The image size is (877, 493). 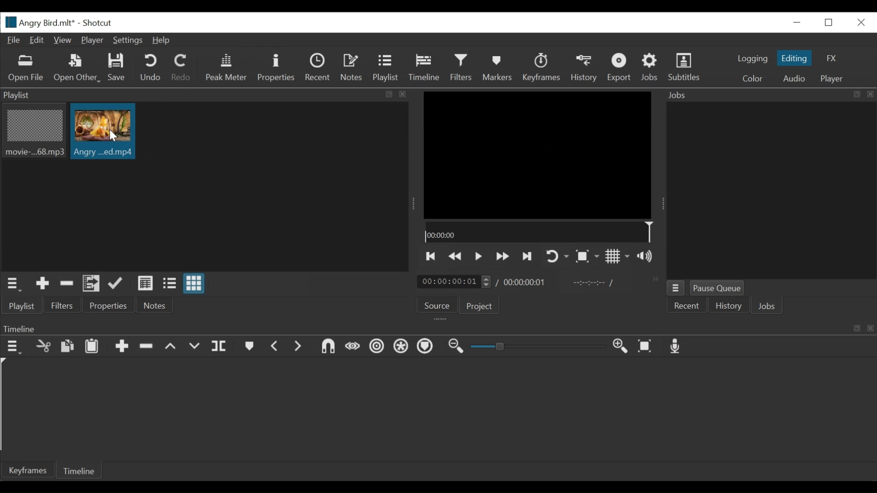 I want to click on Open Other, so click(x=76, y=68).